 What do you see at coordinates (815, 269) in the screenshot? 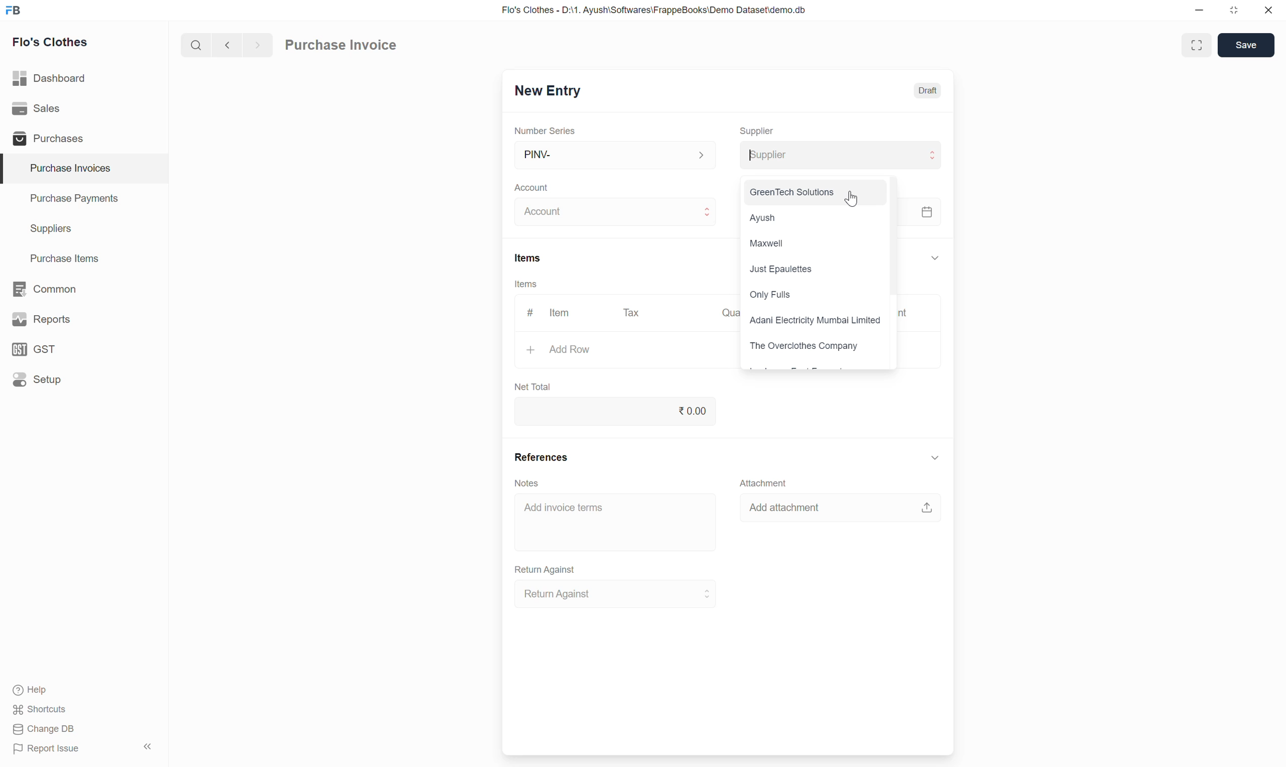
I see `Just Epaulettes` at bounding box center [815, 269].